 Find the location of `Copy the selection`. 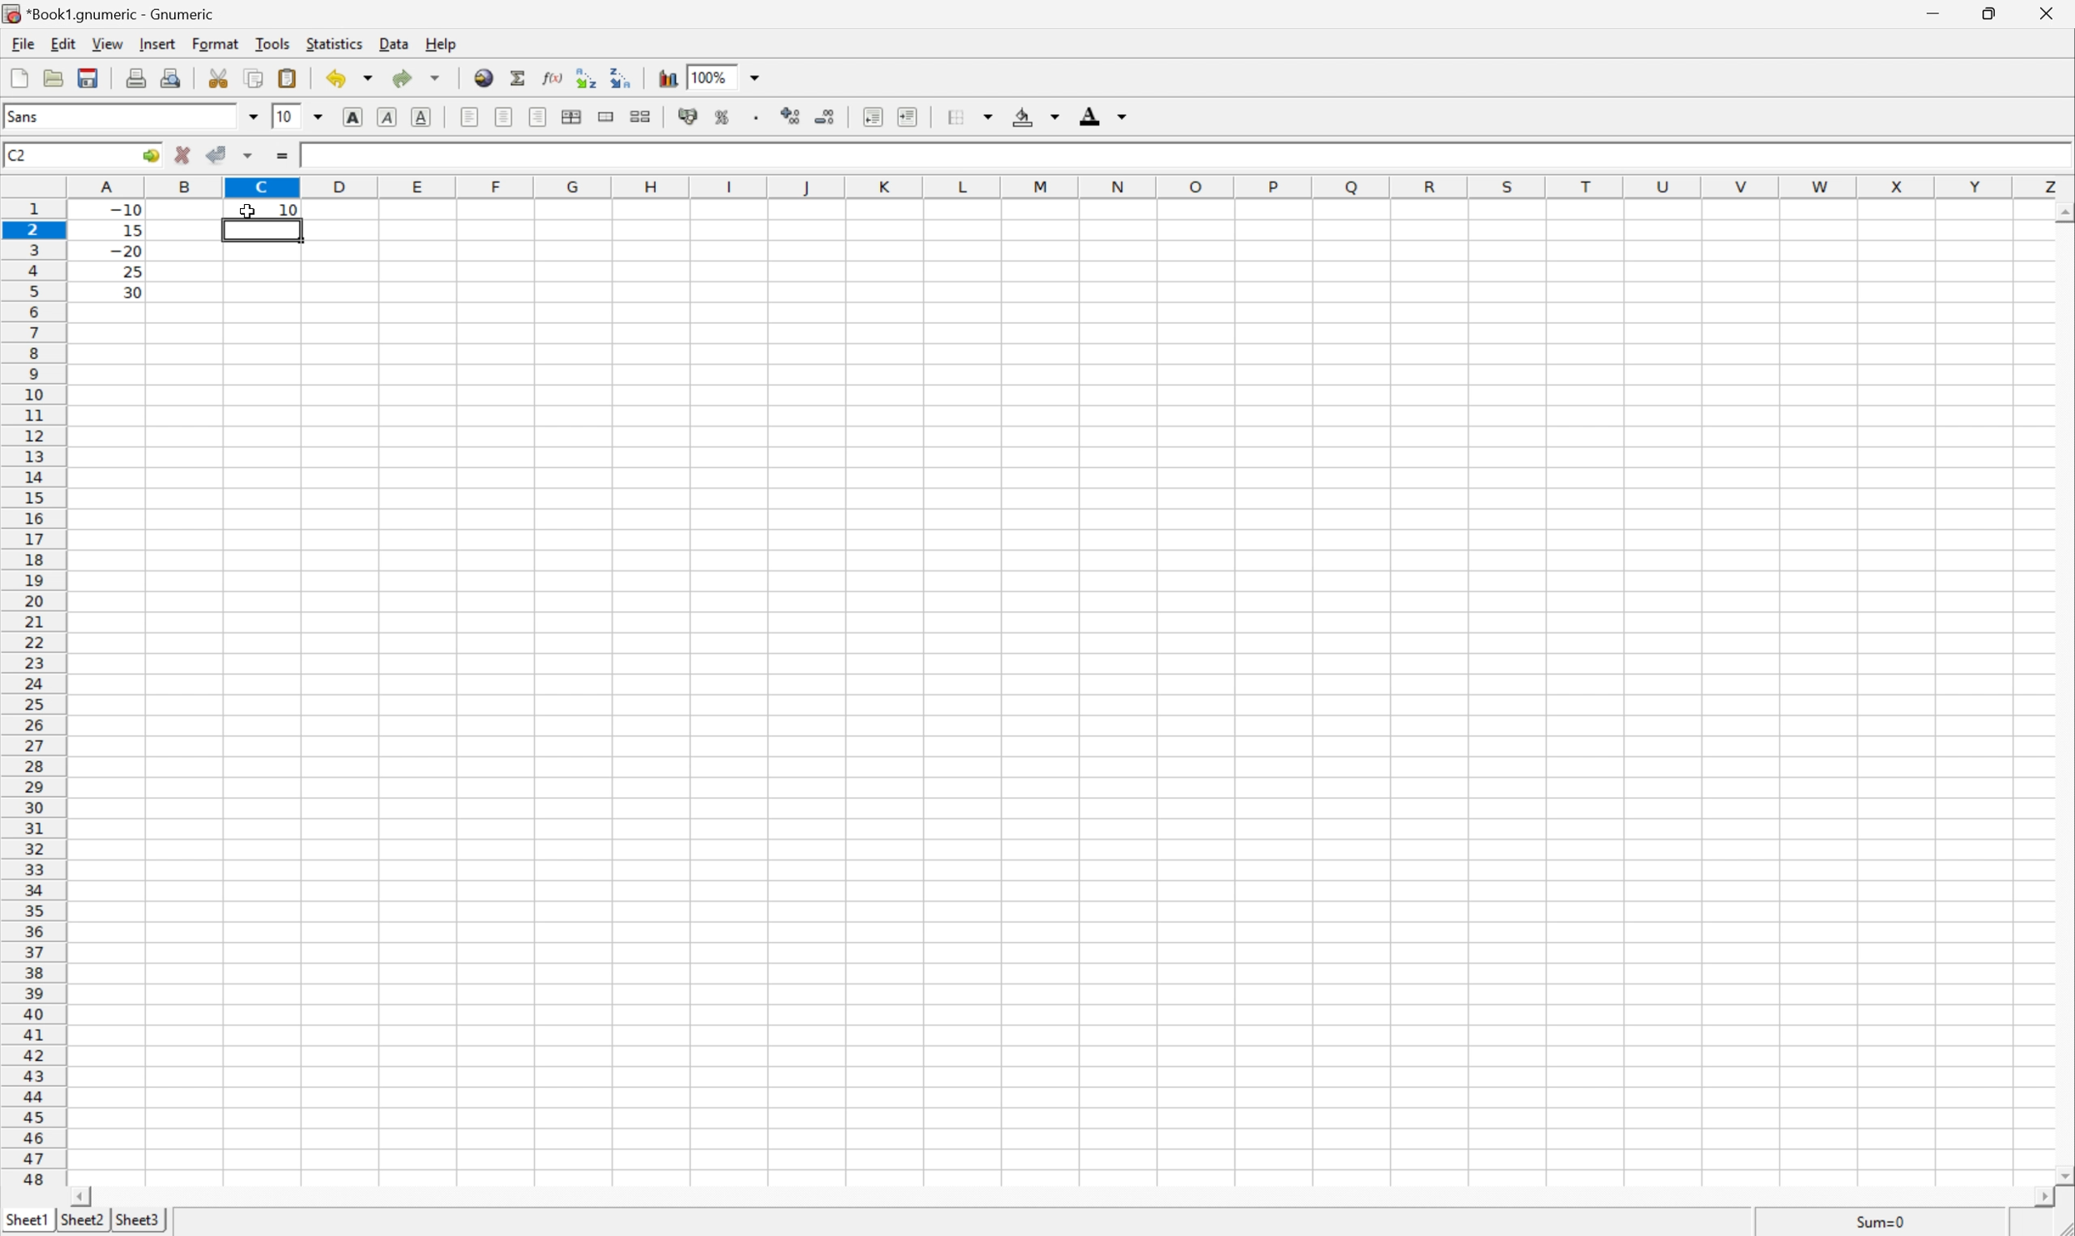

Copy the selection is located at coordinates (253, 78).